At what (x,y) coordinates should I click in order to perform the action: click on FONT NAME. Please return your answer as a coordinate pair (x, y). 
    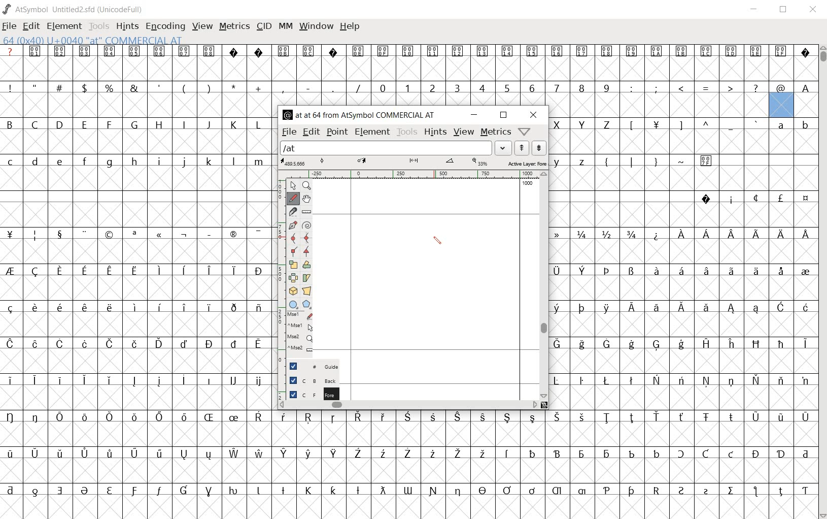
    Looking at the image, I should click on (74, 9).